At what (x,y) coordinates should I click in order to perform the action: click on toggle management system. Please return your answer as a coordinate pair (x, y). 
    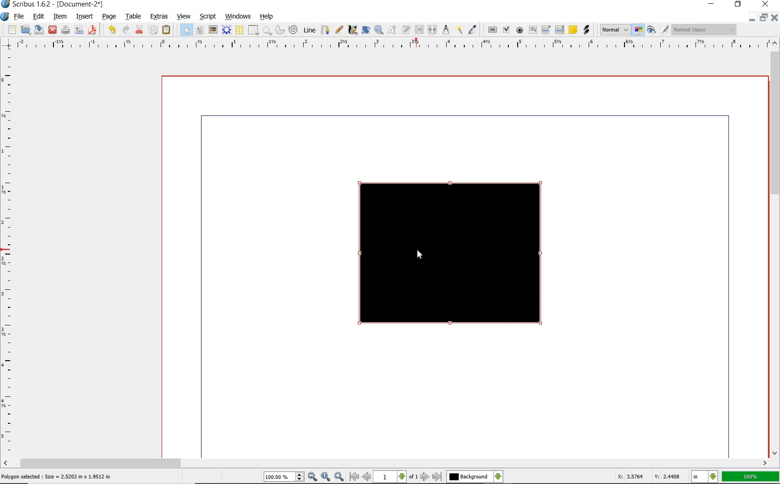
    Looking at the image, I should click on (638, 31).